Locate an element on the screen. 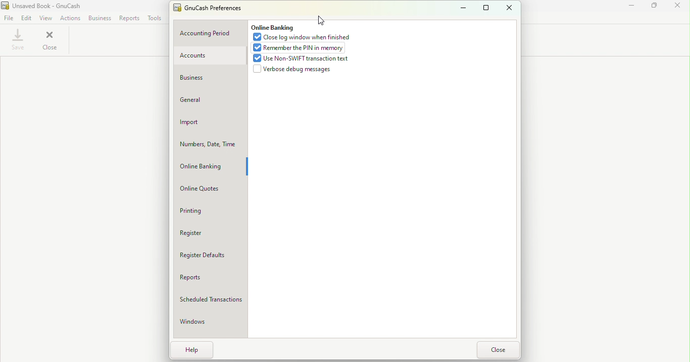  Numbers, date, time is located at coordinates (208, 145).